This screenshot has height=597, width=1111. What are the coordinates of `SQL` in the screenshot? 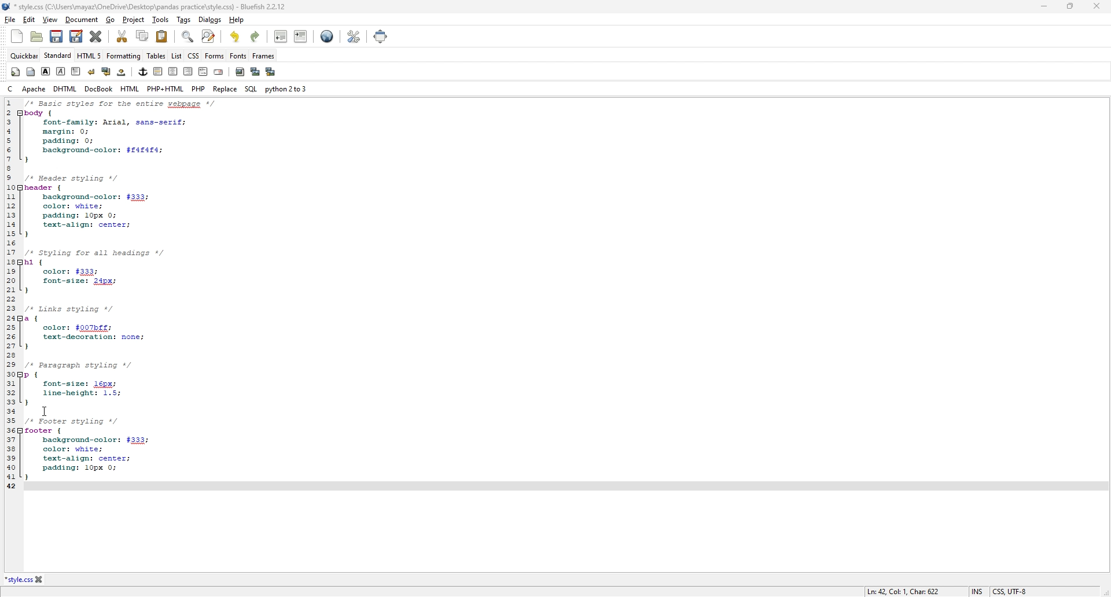 It's located at (251, 90).